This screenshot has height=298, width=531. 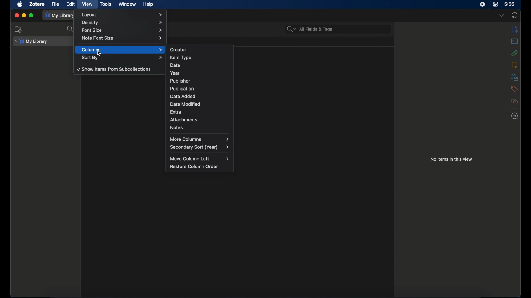 I want to click on edit, so click(x=70, y=4).